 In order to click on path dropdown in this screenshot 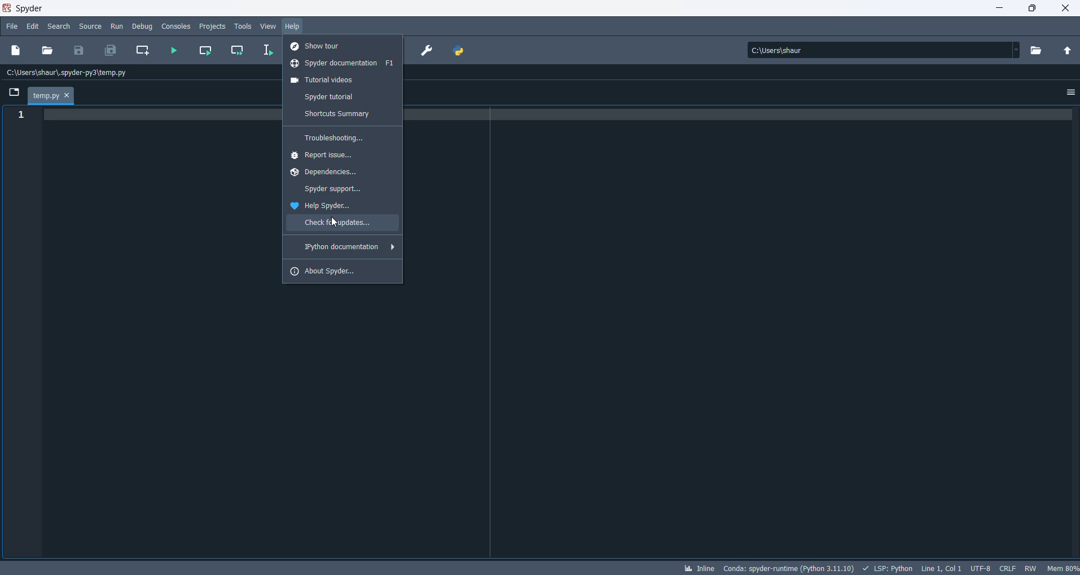, I will do `click(1021, 50)`.